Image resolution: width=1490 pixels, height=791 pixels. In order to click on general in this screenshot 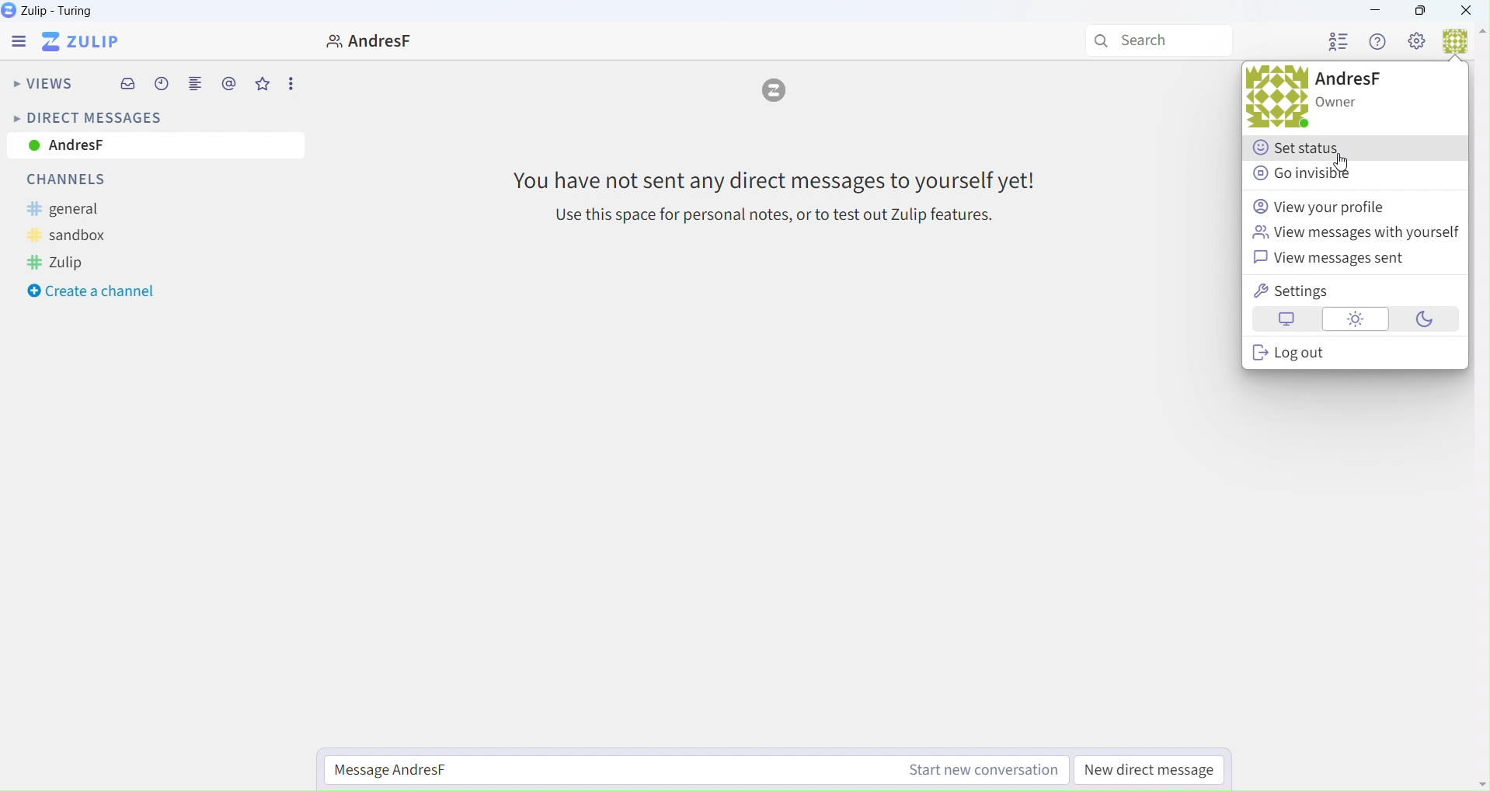, I will do `click(75, 210)`.